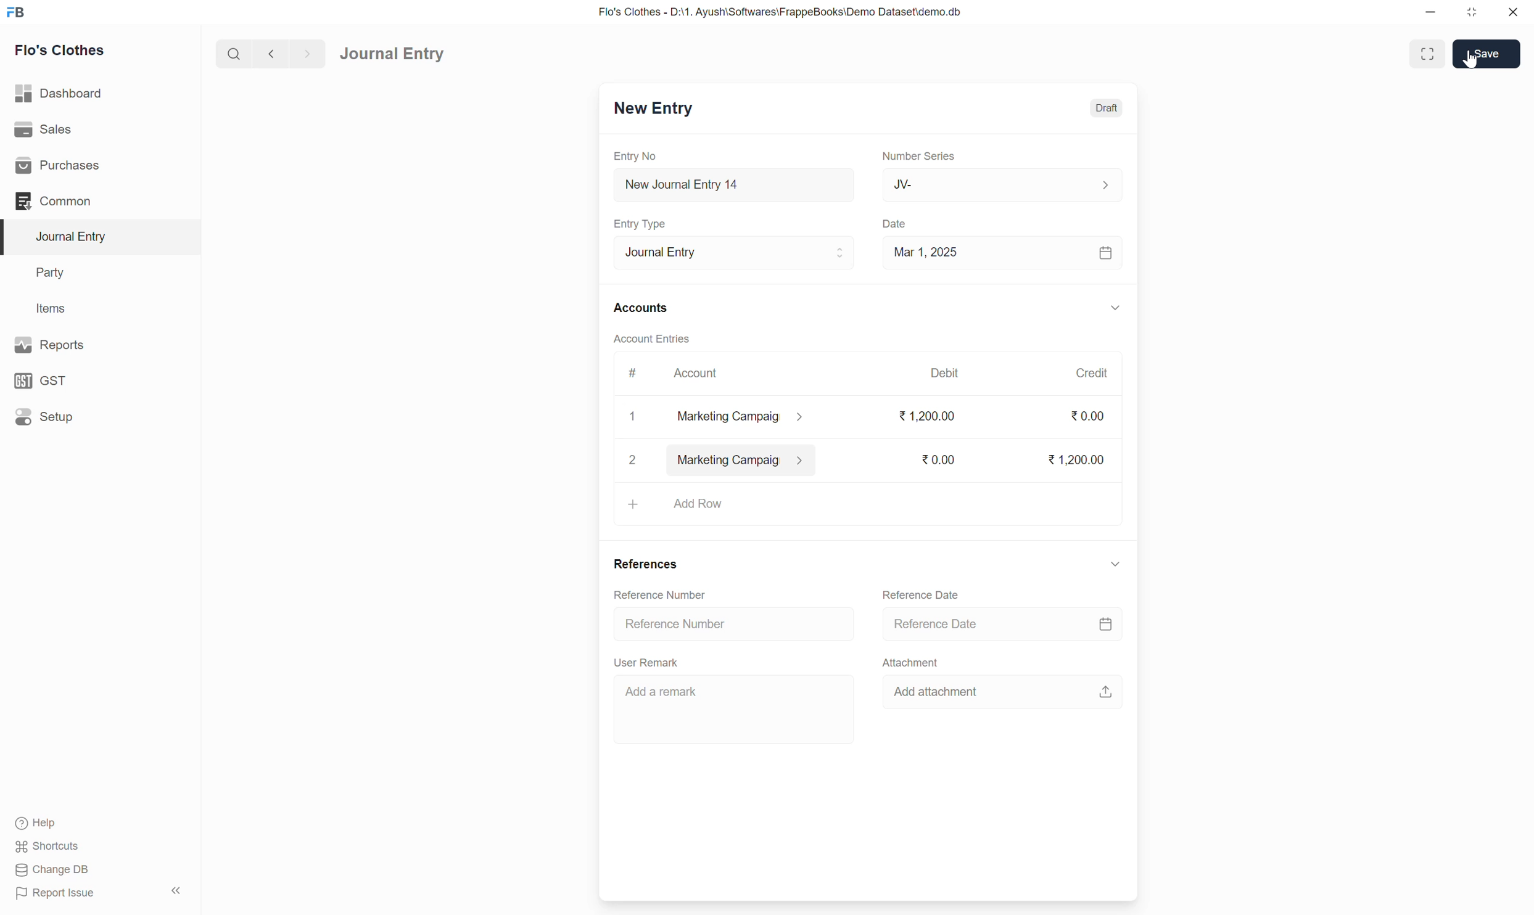 The image size is (1534, 915). What do you see at coordinates (60, 92) in the screenshot?
I see `Dashboard` at bounding box center [60, 92].